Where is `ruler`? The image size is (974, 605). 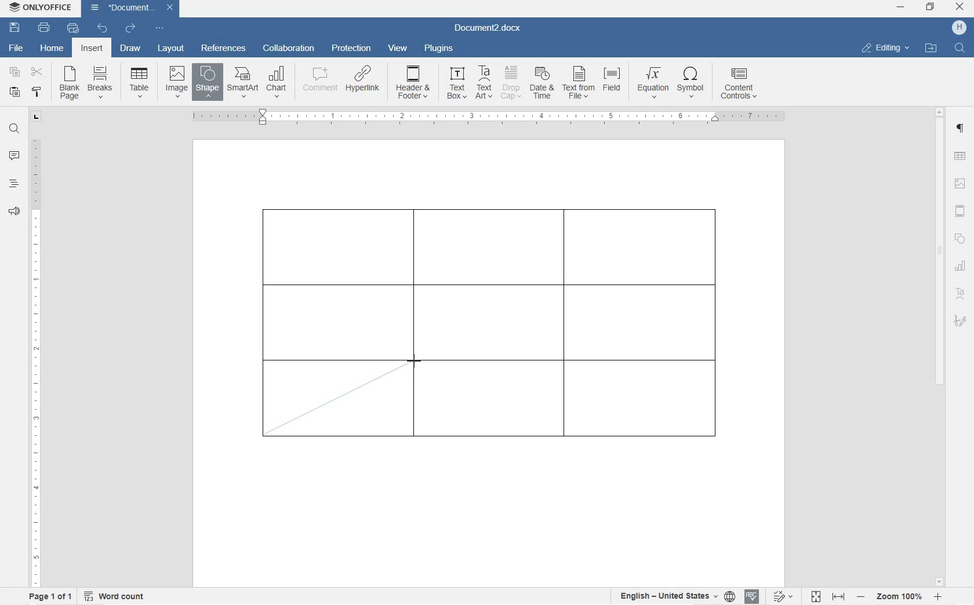 ruler is located at coordinates (35, 359).